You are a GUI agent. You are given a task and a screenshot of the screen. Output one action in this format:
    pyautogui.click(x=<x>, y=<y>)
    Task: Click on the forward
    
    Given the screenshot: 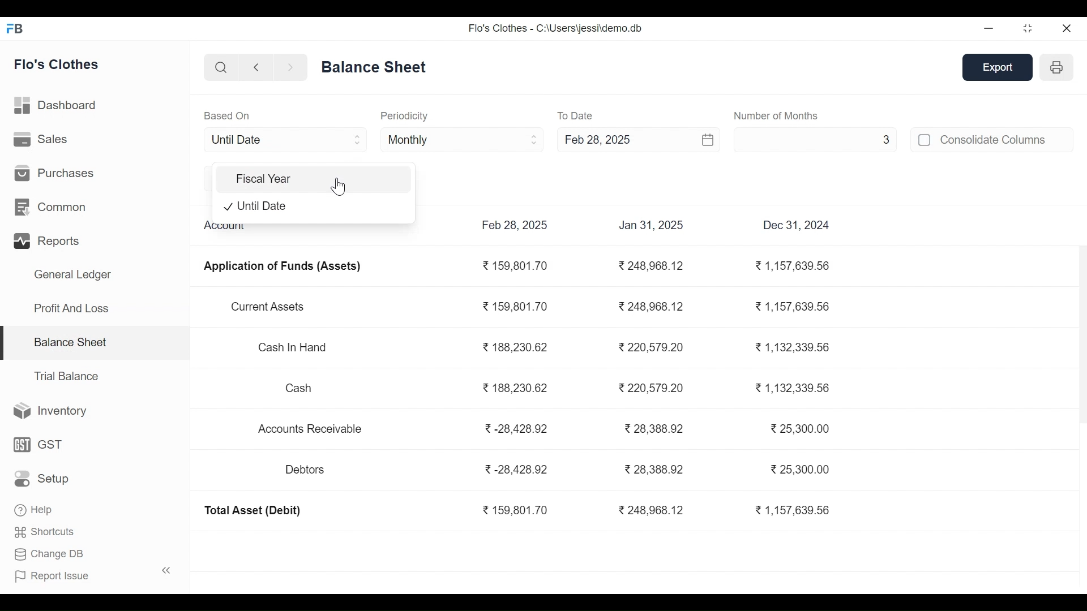 What is the action you would take?
    pyautogui.click(x=290, y=68)
    